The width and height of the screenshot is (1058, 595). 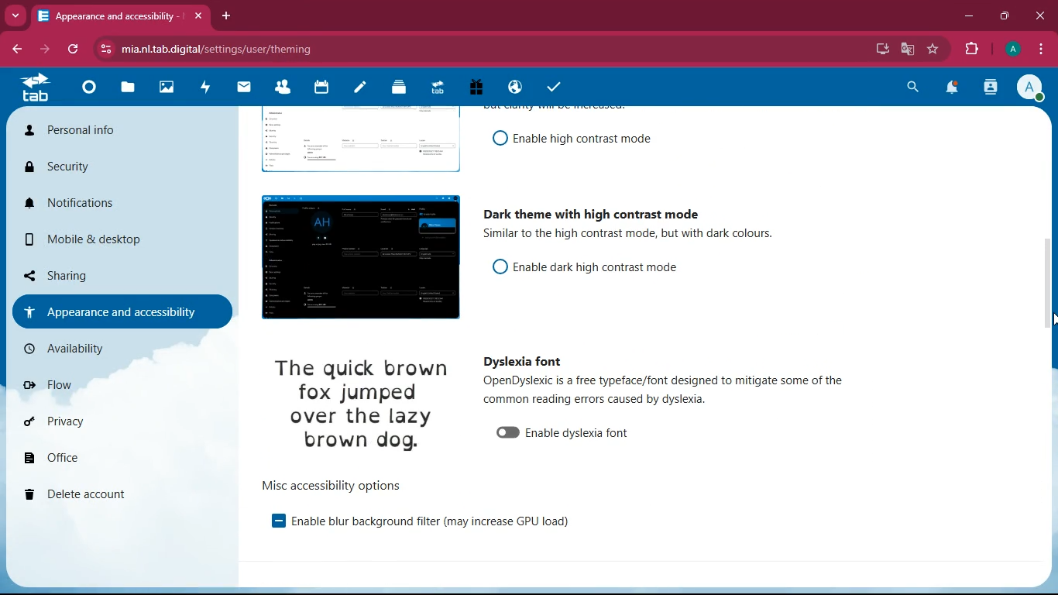 I want to click on on/off, so click(x=503, y=433).